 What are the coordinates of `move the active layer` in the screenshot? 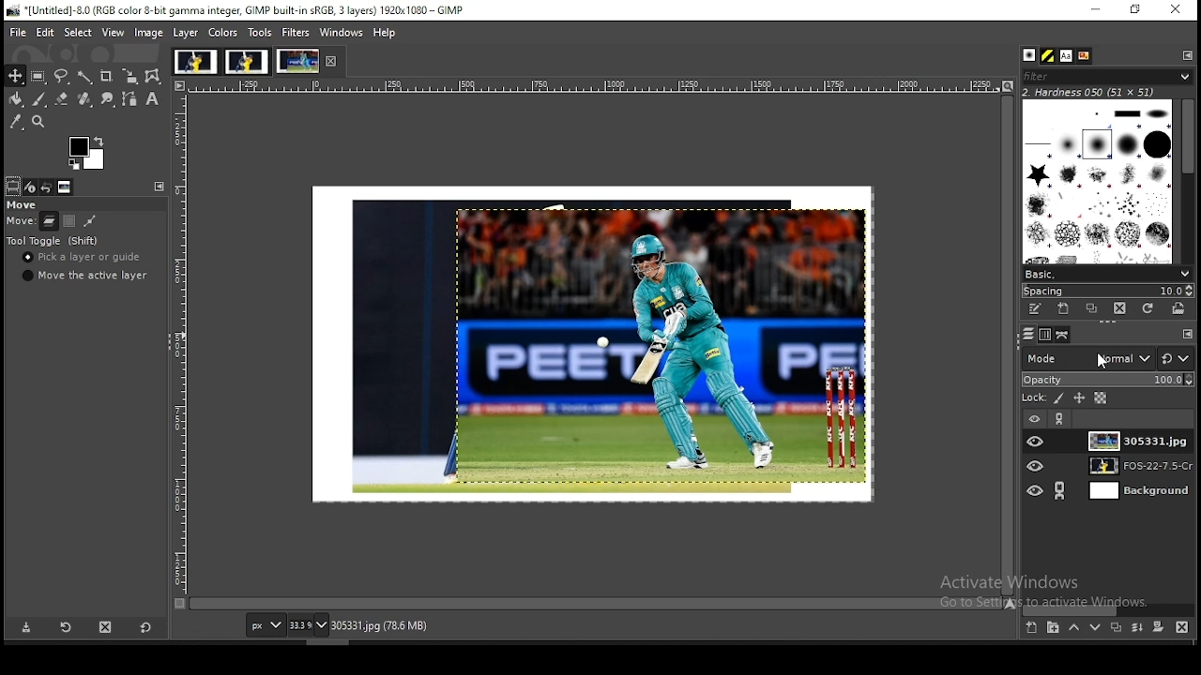 It's located at (85, 276).